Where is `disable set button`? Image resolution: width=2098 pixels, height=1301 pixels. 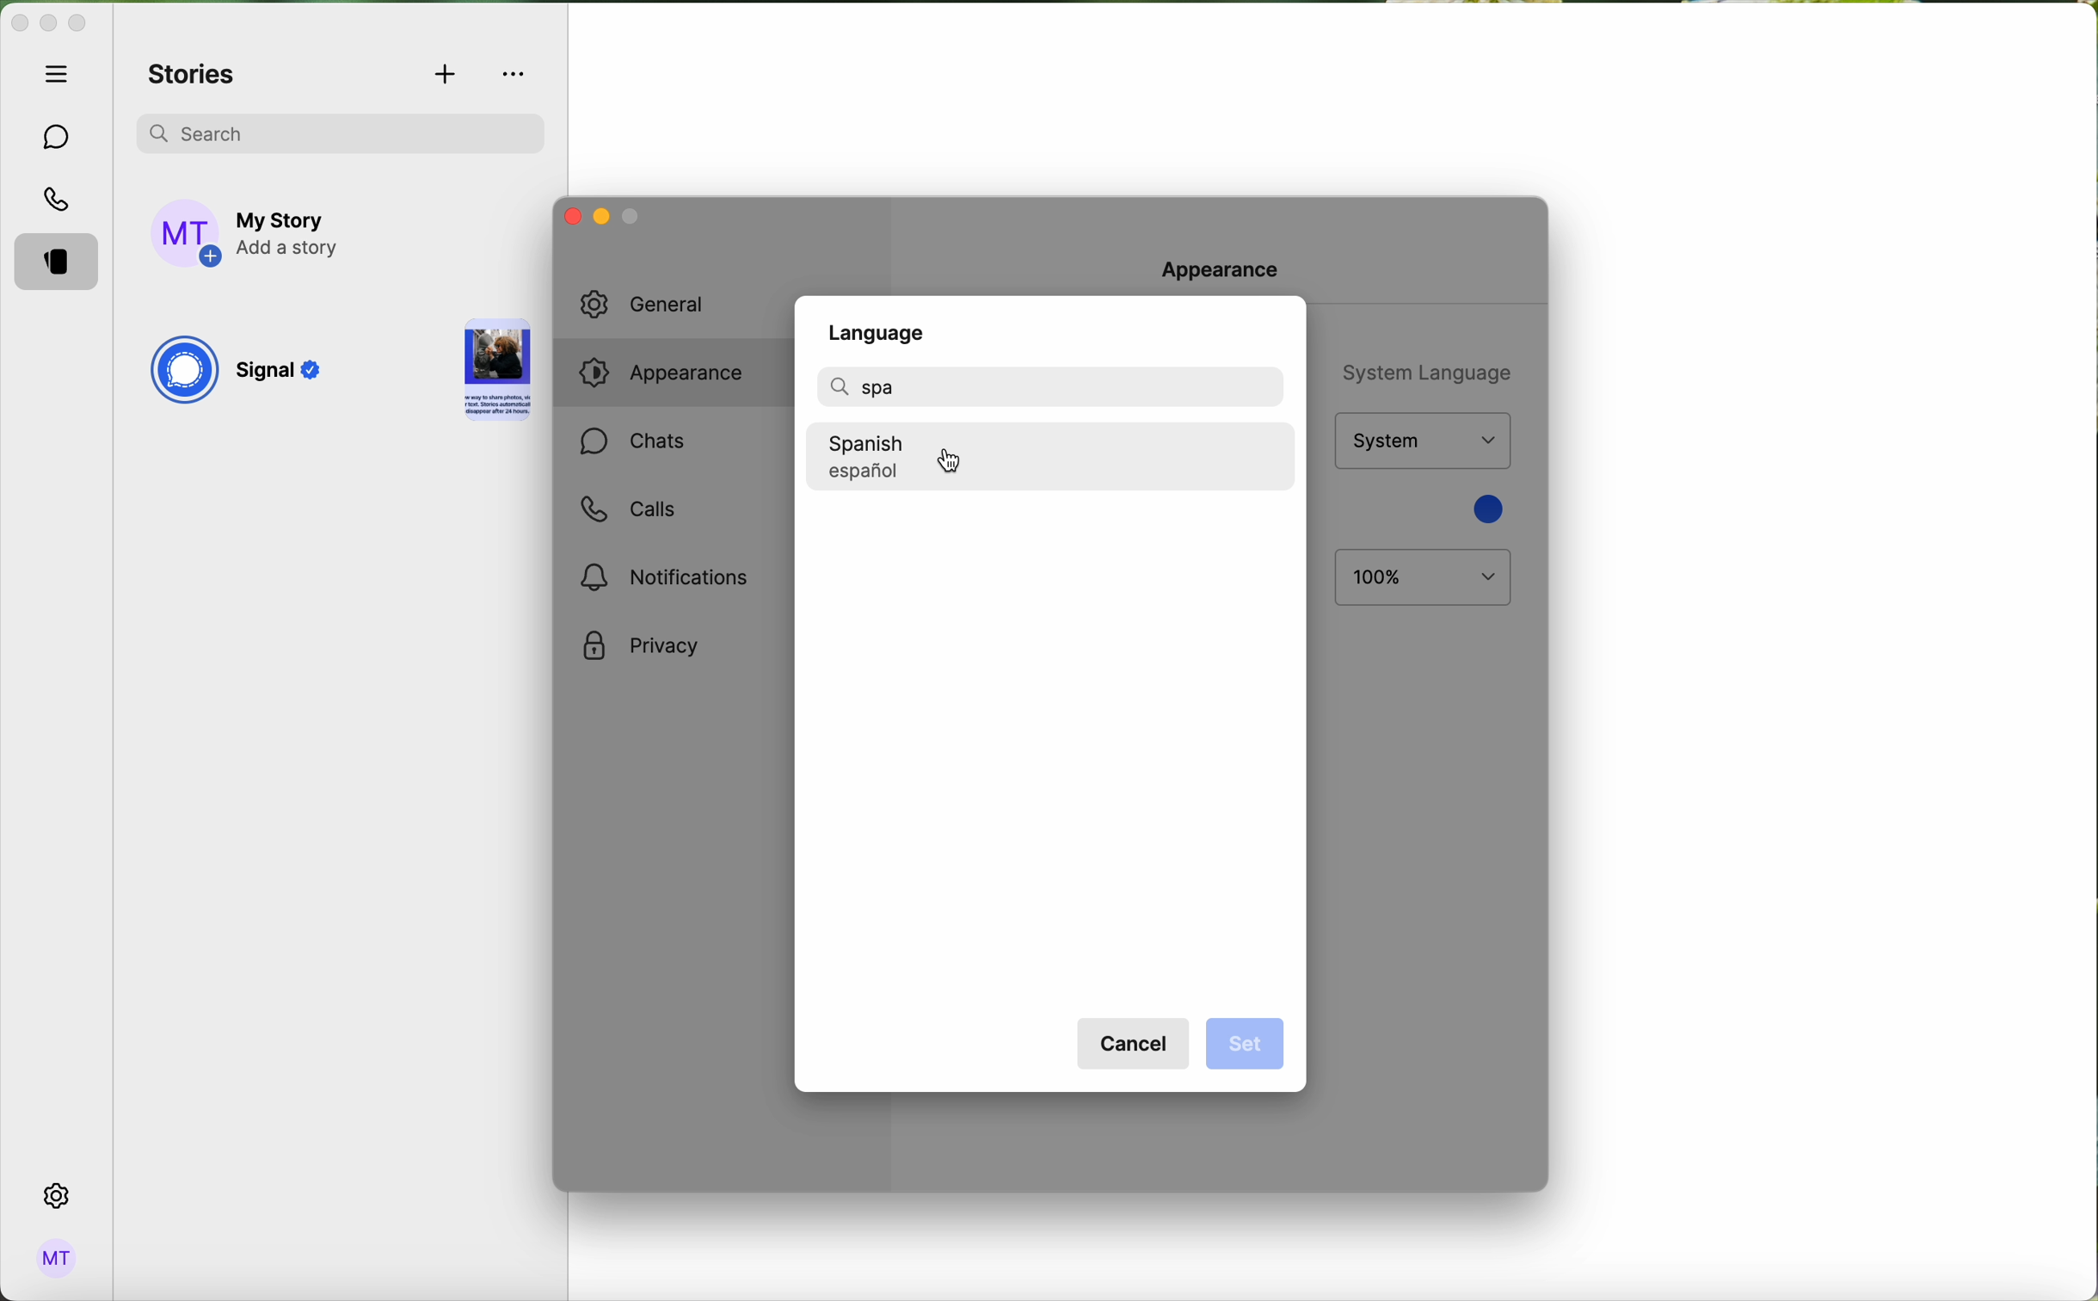 disable set button is located at coordinates (1243, 1042).